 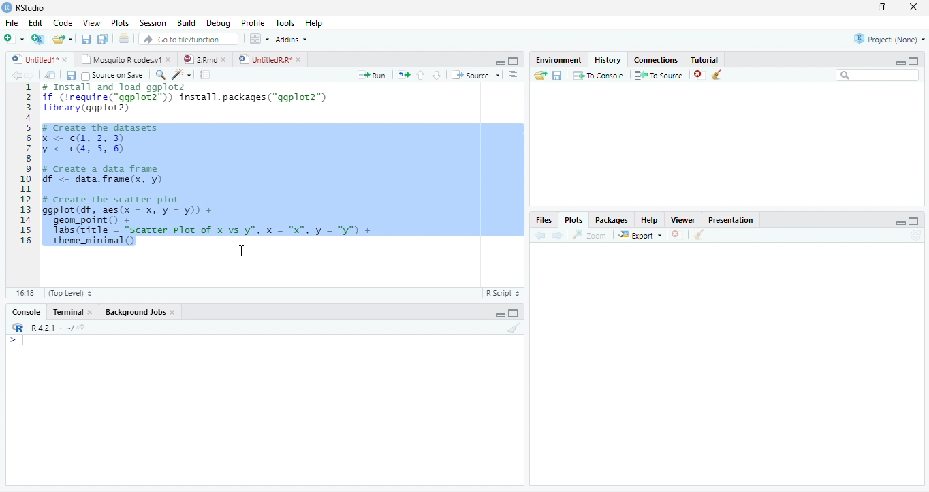 I want to click on close, so click(x=89, y=312).